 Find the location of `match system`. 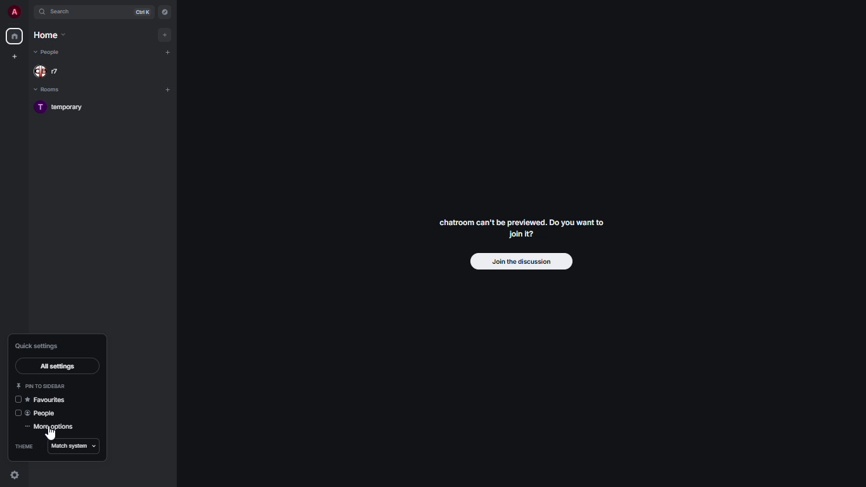

match system is located at coordinates (72, 447).